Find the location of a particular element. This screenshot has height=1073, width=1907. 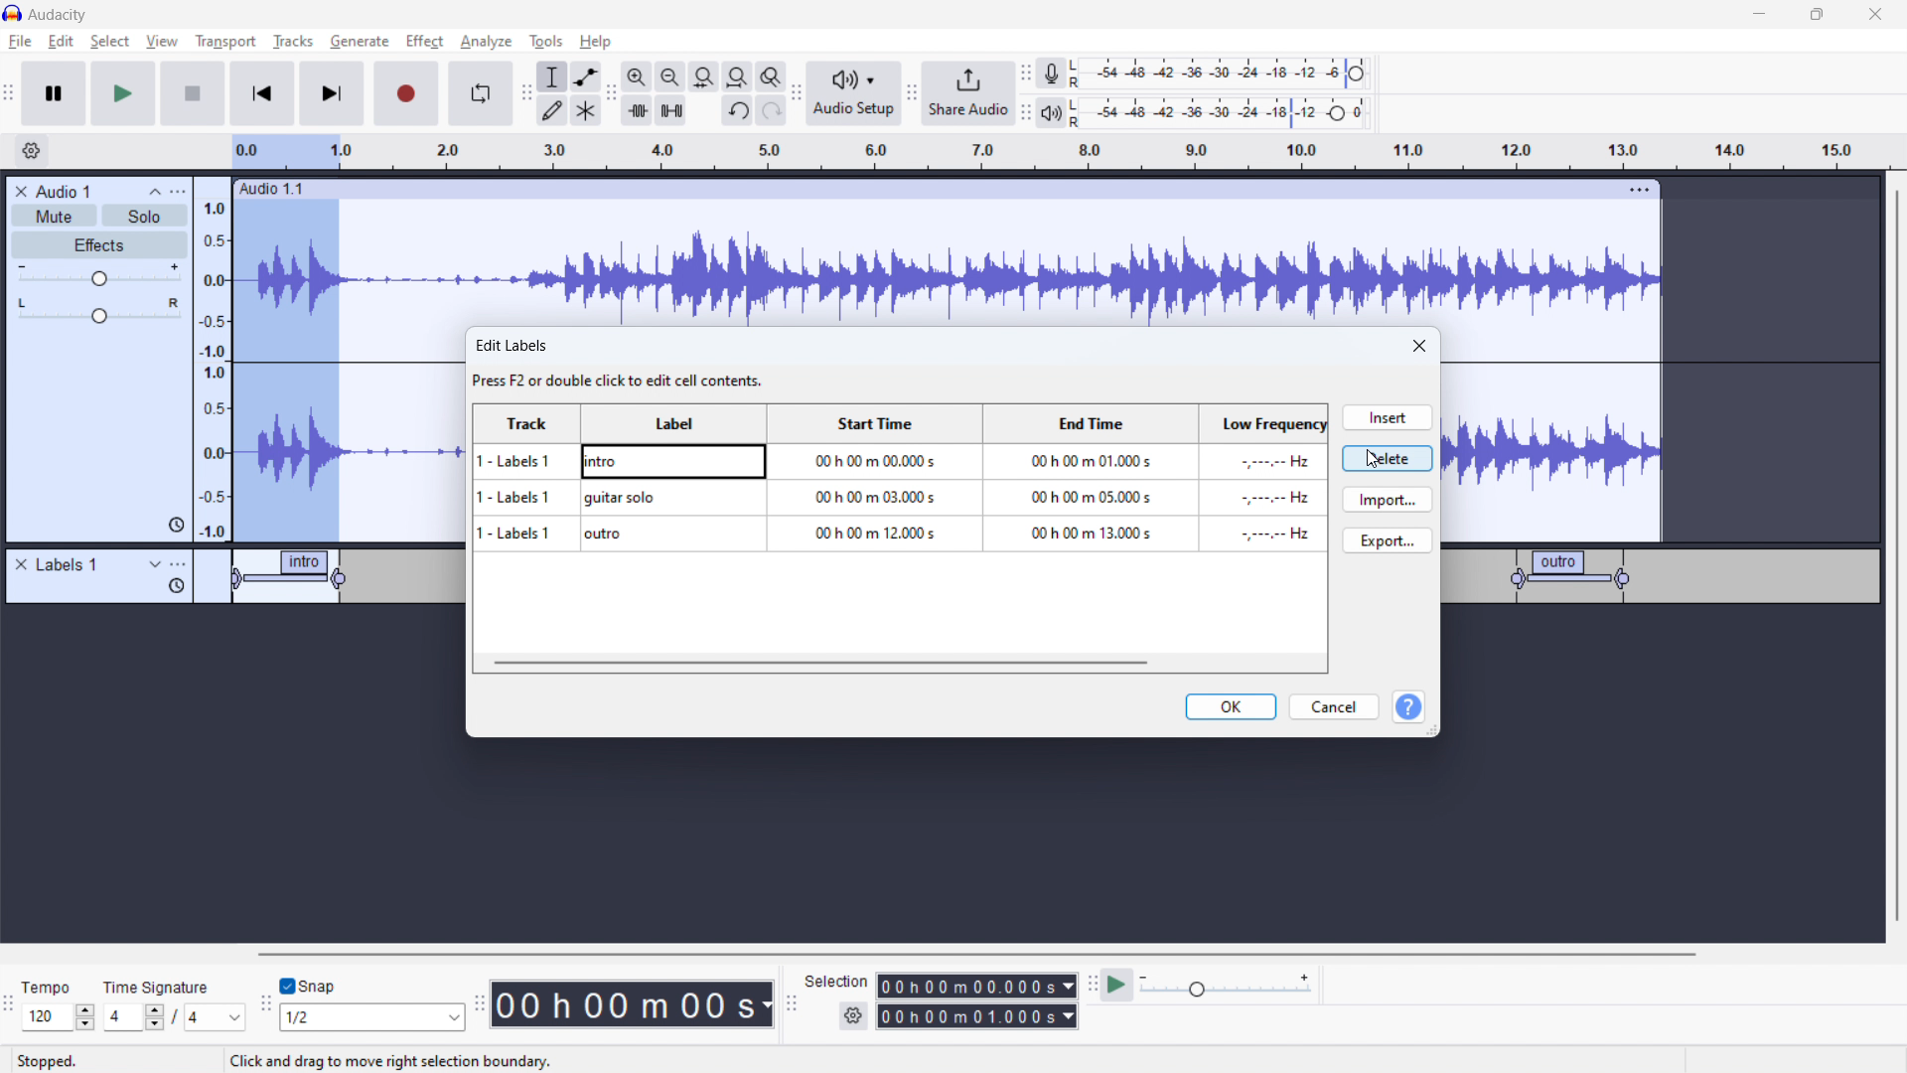

stop is located at coordinates (193, 92).